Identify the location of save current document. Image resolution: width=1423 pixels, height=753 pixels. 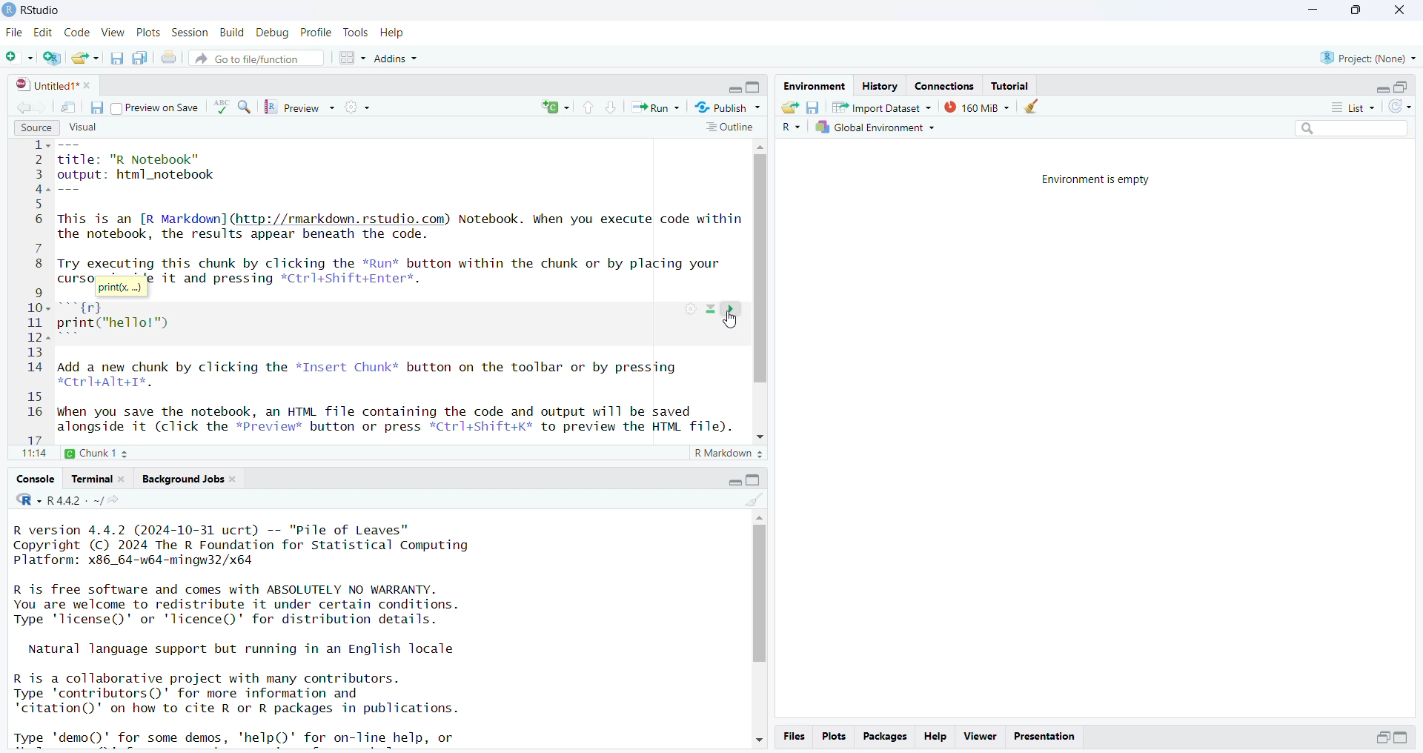
(119, 58).